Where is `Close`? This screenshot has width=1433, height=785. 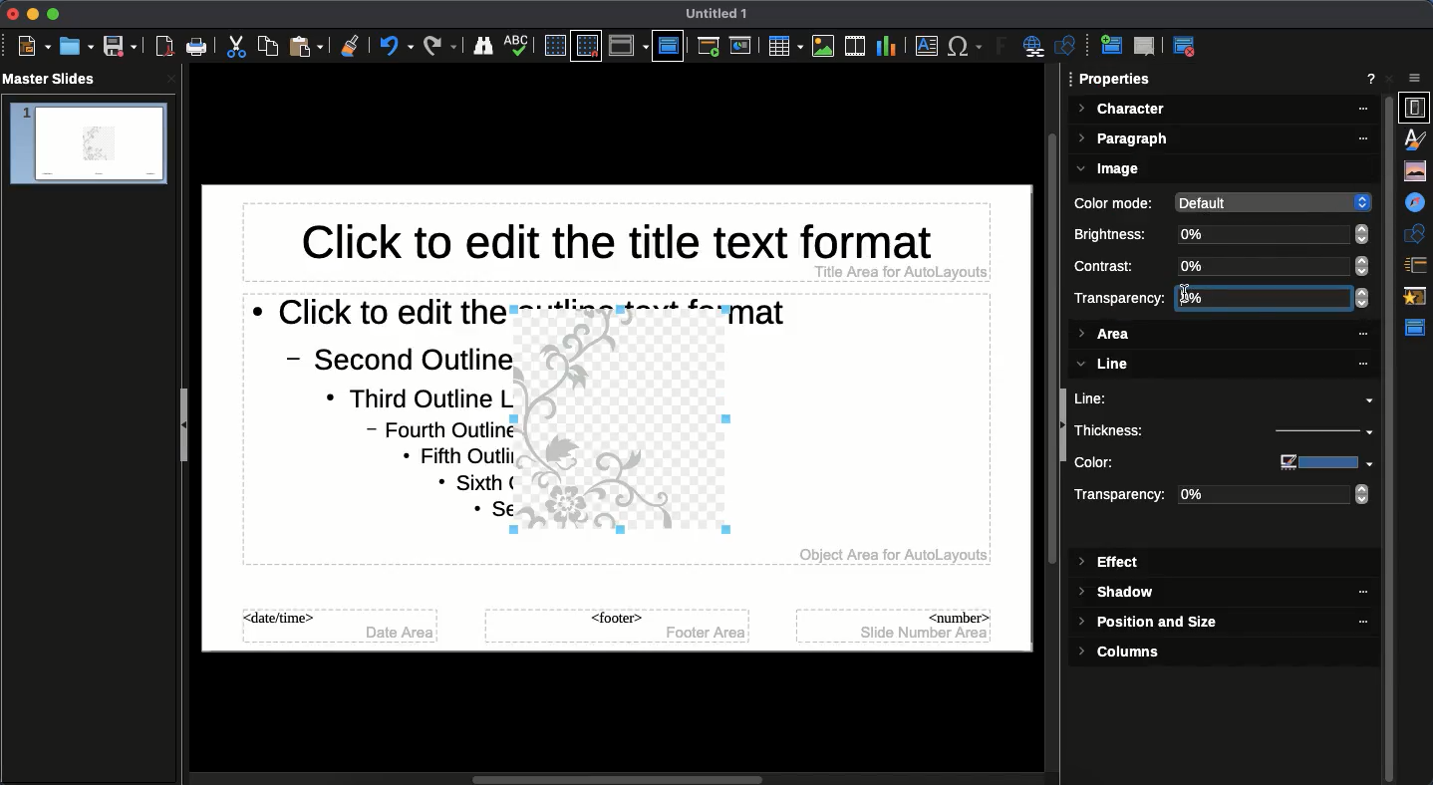 Close is located at coordinates (1393, 79).